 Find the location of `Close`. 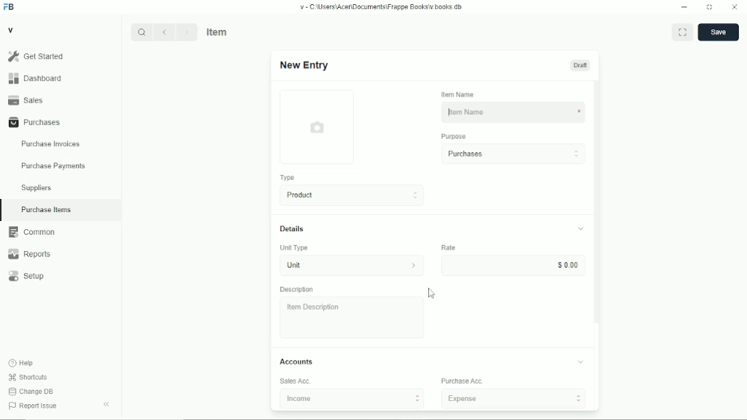

Close is located at coordinates (735, 6).